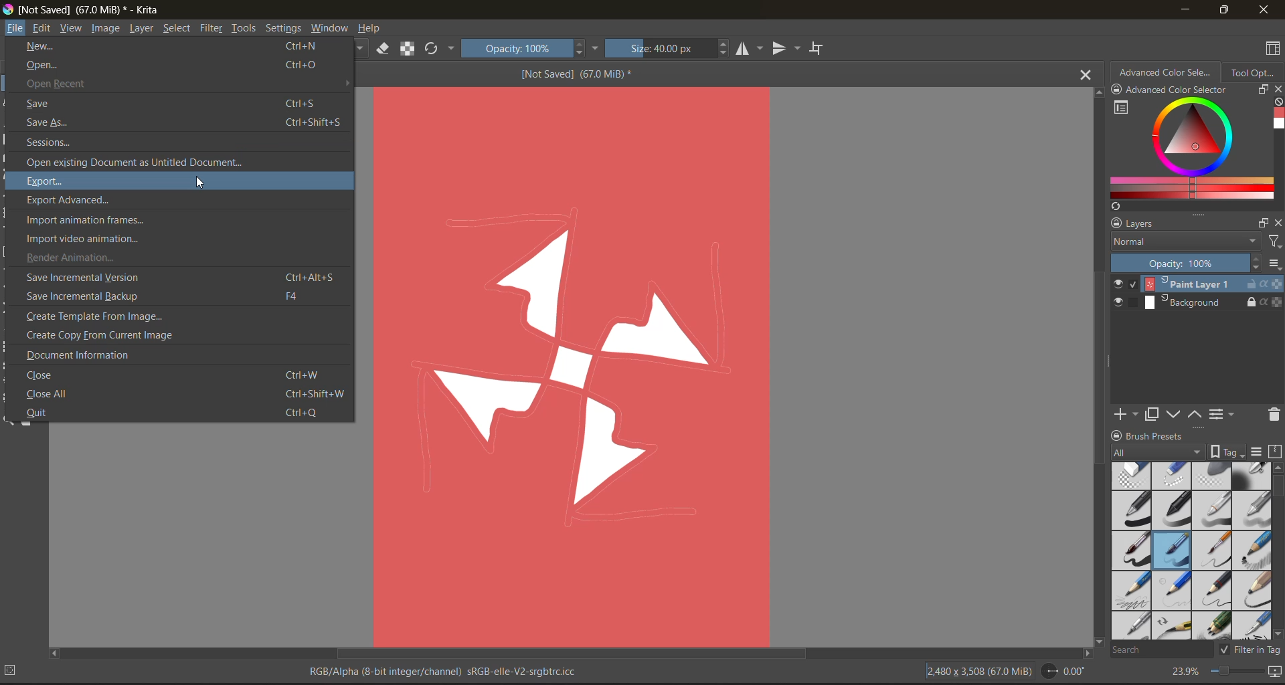 The height and width of the screenshot is (685, 1285). Describe the element at coordinates (177, 295) in the screenshot. I see `save incremental backup` at that location.